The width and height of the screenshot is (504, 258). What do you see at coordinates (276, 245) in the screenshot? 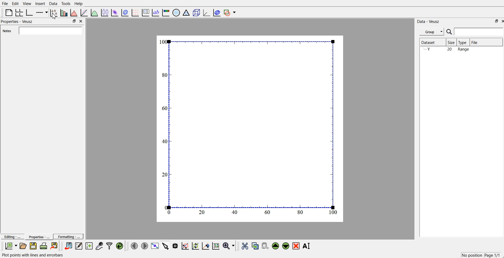
I see `move up` at bounding box center [276, 245].